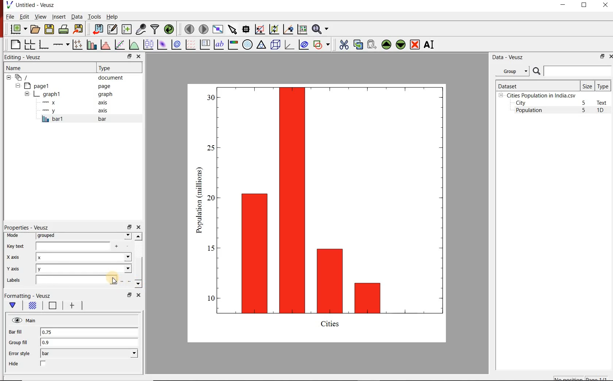 The image size is (613, 381). Describe the element at coordinates (386, 44) in the screenshot. I see `move the selected widget up` at that location.